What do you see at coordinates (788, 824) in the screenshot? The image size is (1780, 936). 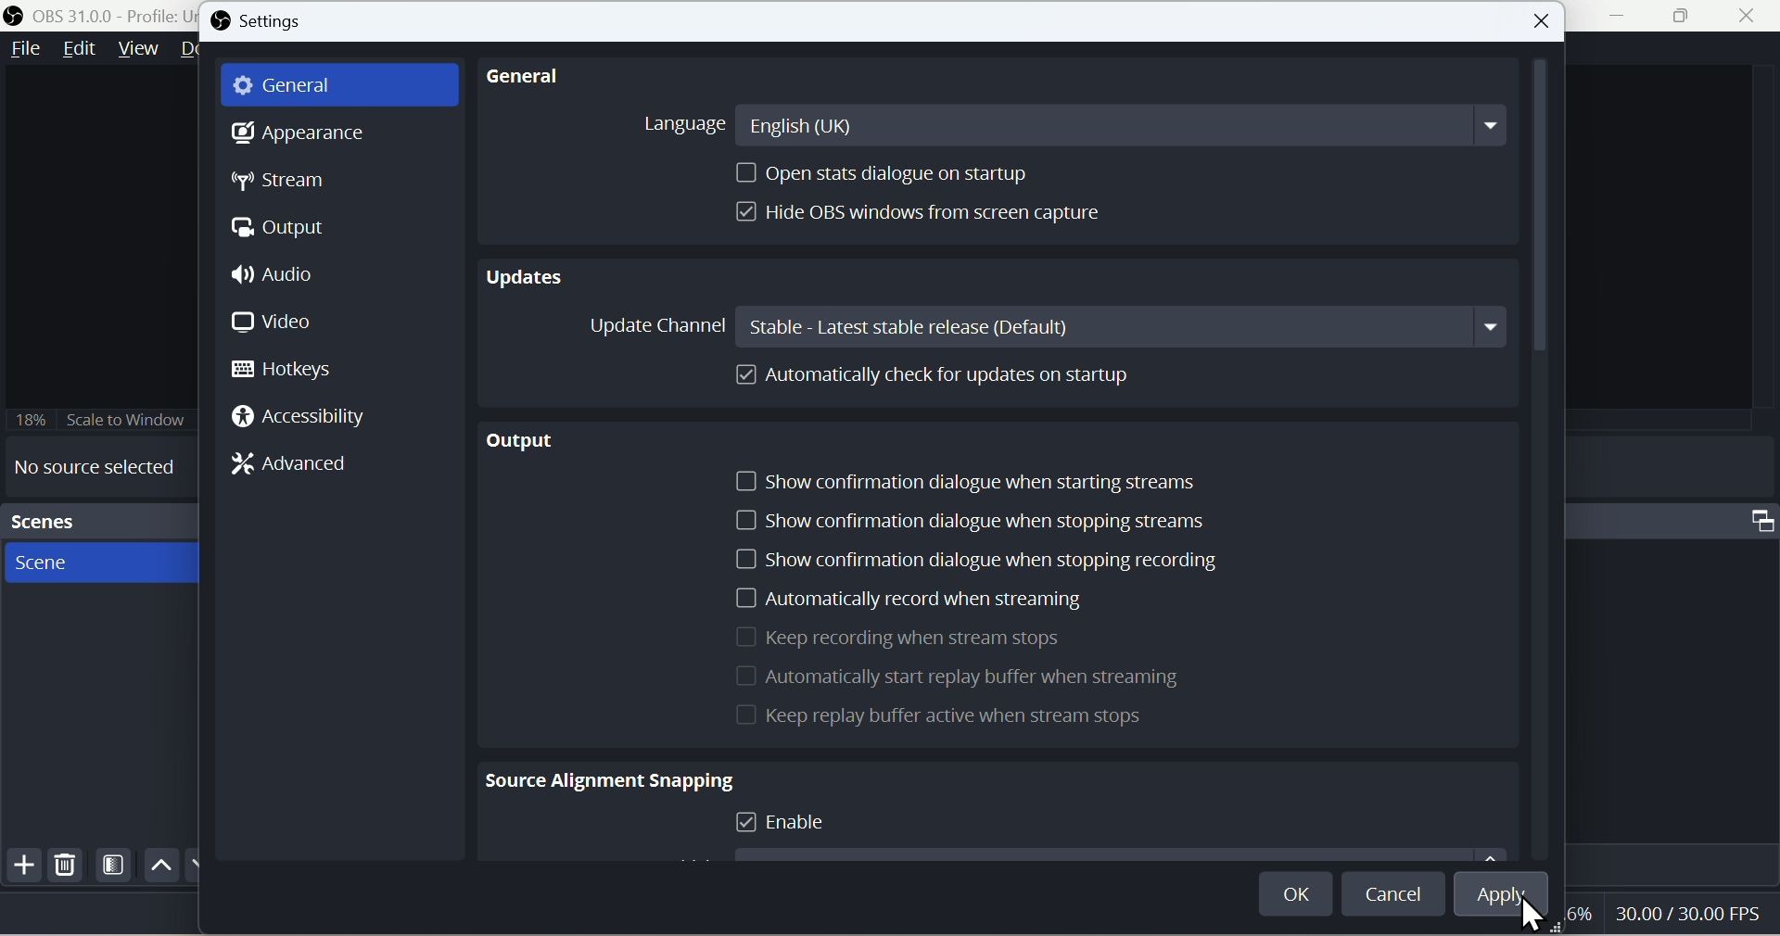 I see `Enable` at bounding box center [788, 824].